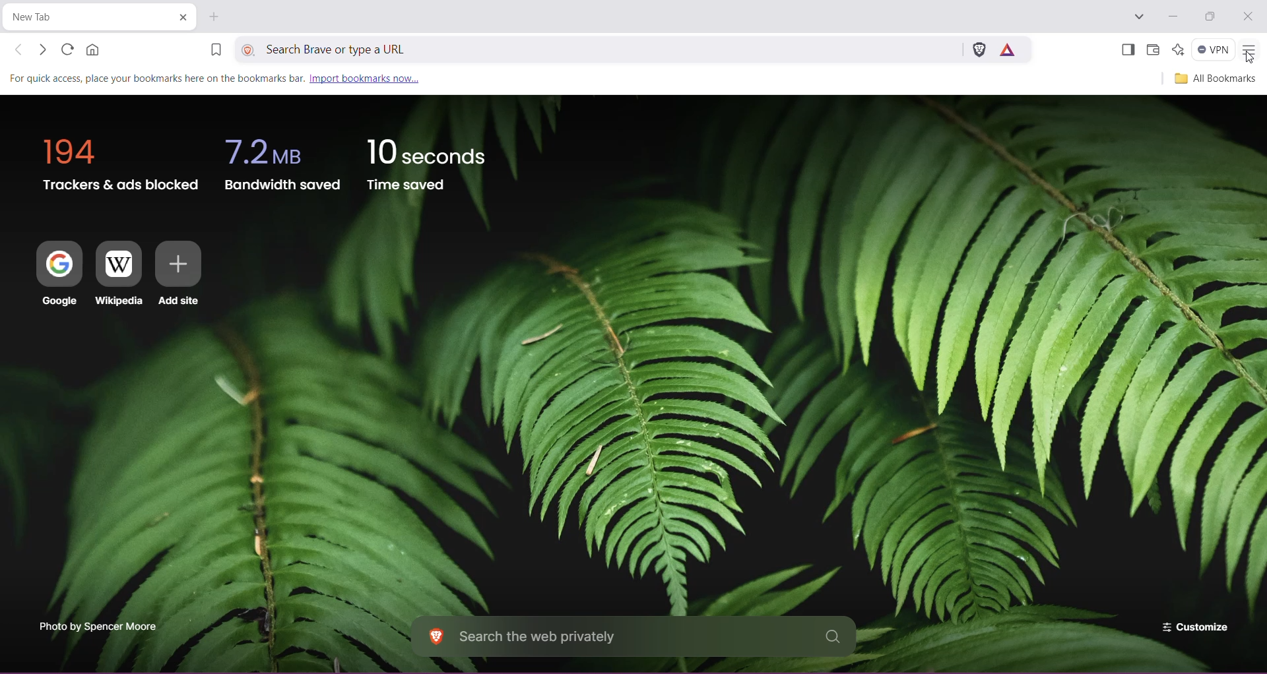  What do you see at coordinates (182, 18) in the screenshot?
I see `Close Tab` at bounding box center [182, 18].